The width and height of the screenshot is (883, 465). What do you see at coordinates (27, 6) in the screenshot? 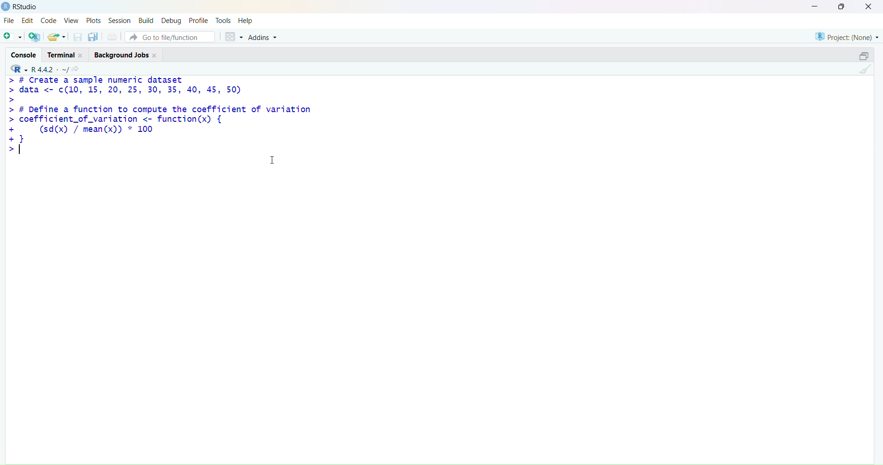
I see `RStudio` at bounding box center [27, 6].